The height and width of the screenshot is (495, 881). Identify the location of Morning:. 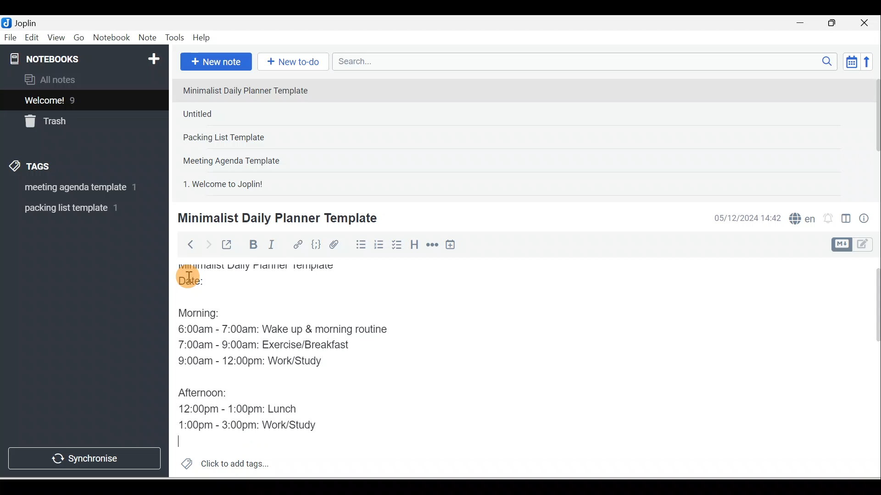
(209, 315).